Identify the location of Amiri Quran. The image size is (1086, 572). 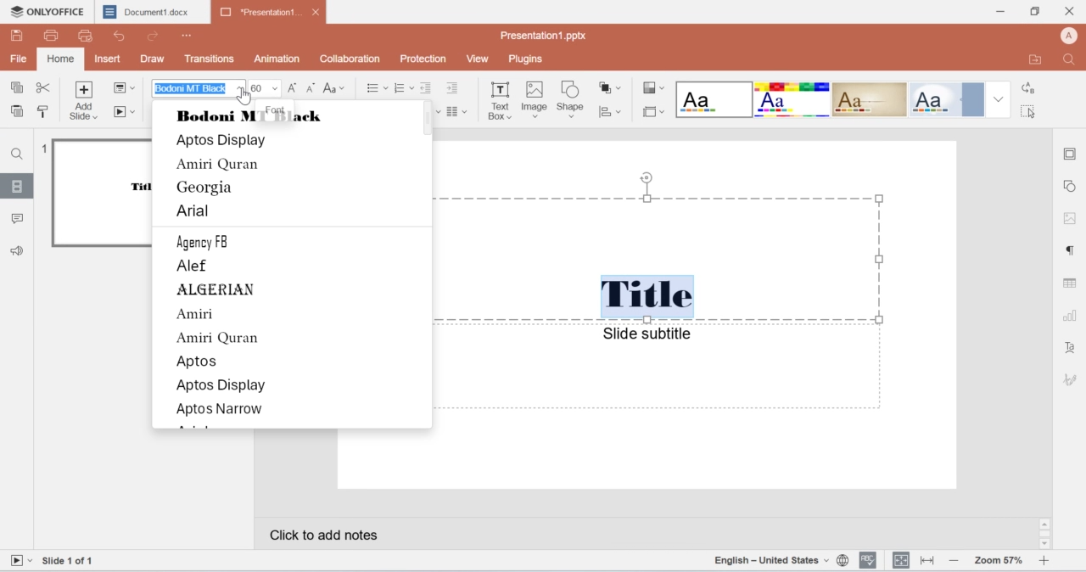
(216, 338).